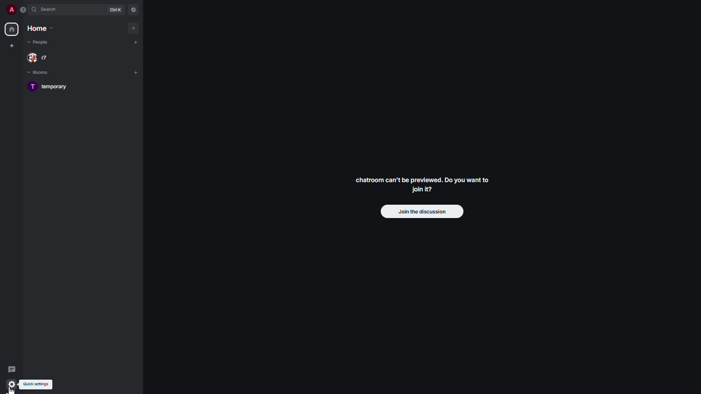  What do you see at coordinates (36, 57) in the screenshot?
I see `people` at bounding box center [36, 57].